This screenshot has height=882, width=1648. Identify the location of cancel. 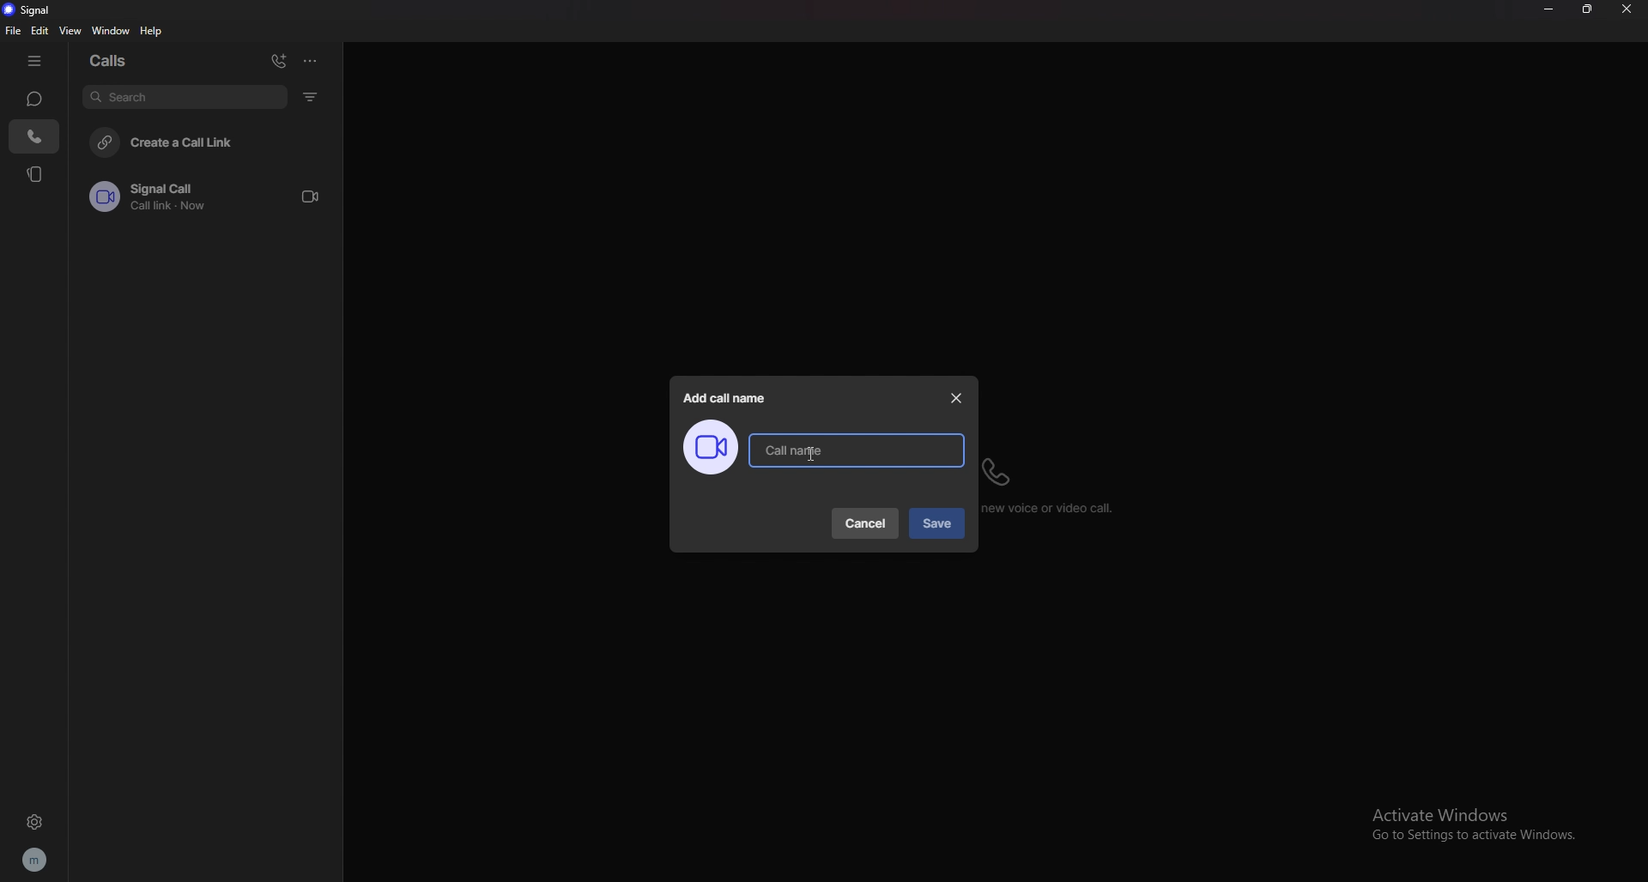
(867, 523).